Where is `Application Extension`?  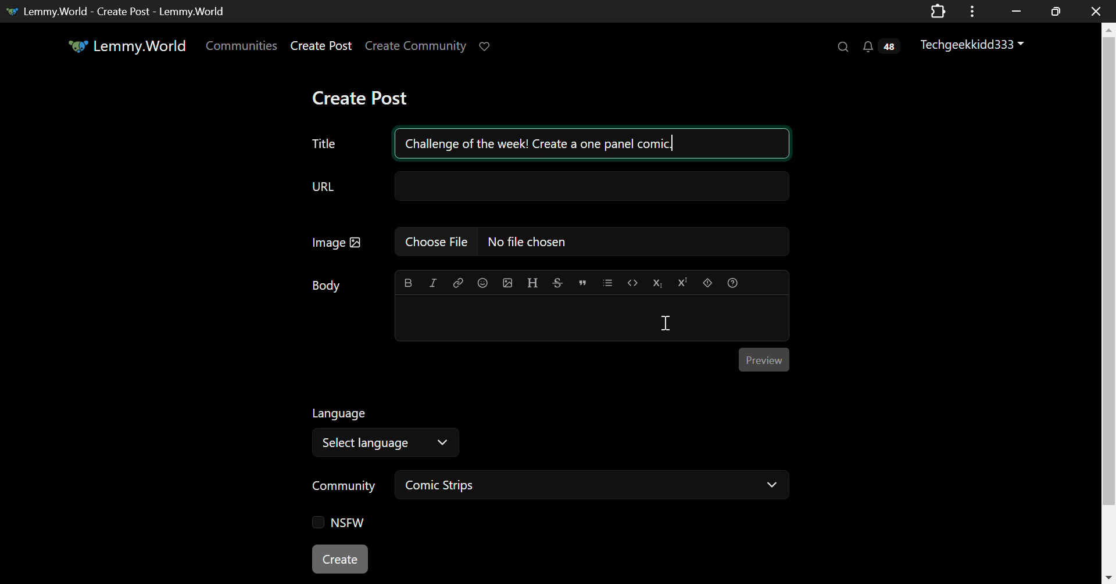 Application Extension is located at coordinates (940, 10).